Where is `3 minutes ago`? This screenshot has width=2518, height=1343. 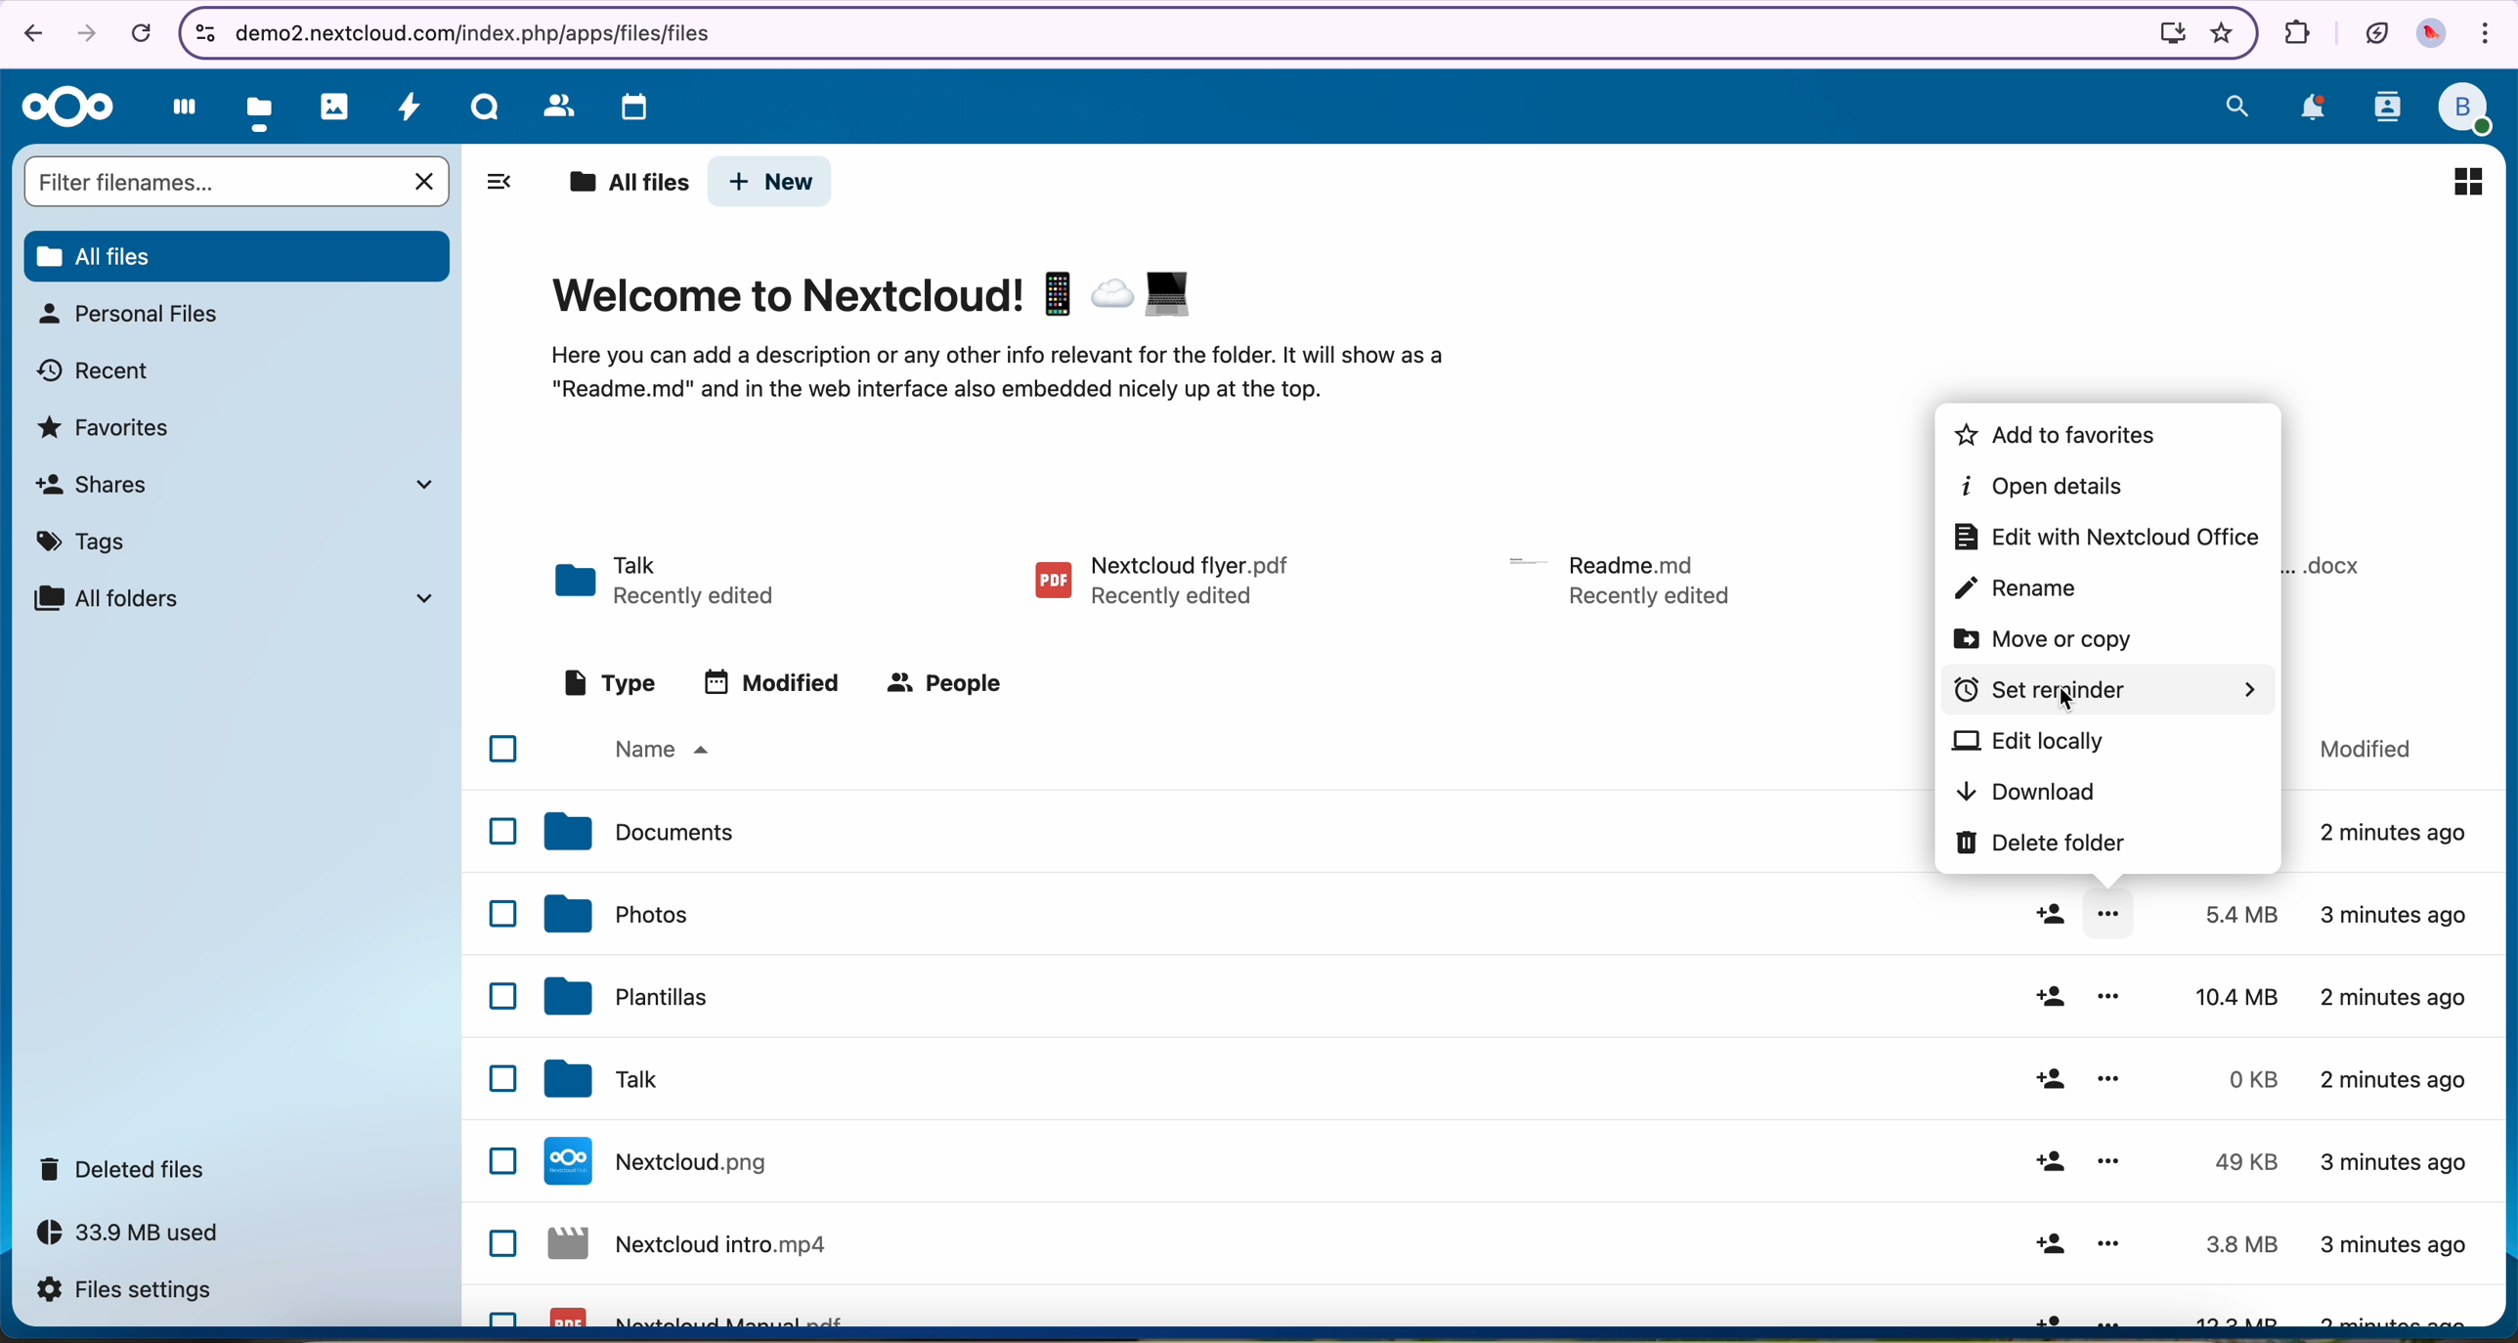
3 minutes ago is located at coordinates (2394, 1246).